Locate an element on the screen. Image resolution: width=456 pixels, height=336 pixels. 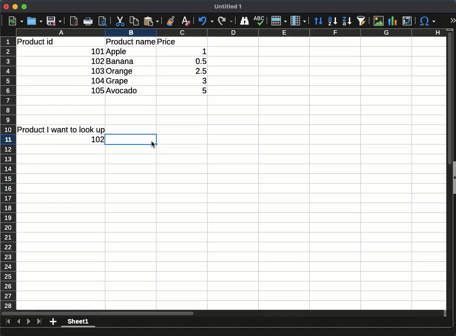
image is located at coordinates (379, 21).